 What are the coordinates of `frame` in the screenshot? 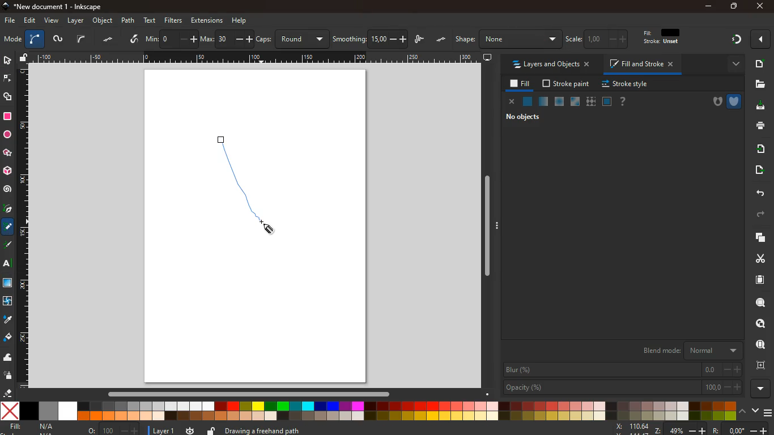 It's located at (763, 365).